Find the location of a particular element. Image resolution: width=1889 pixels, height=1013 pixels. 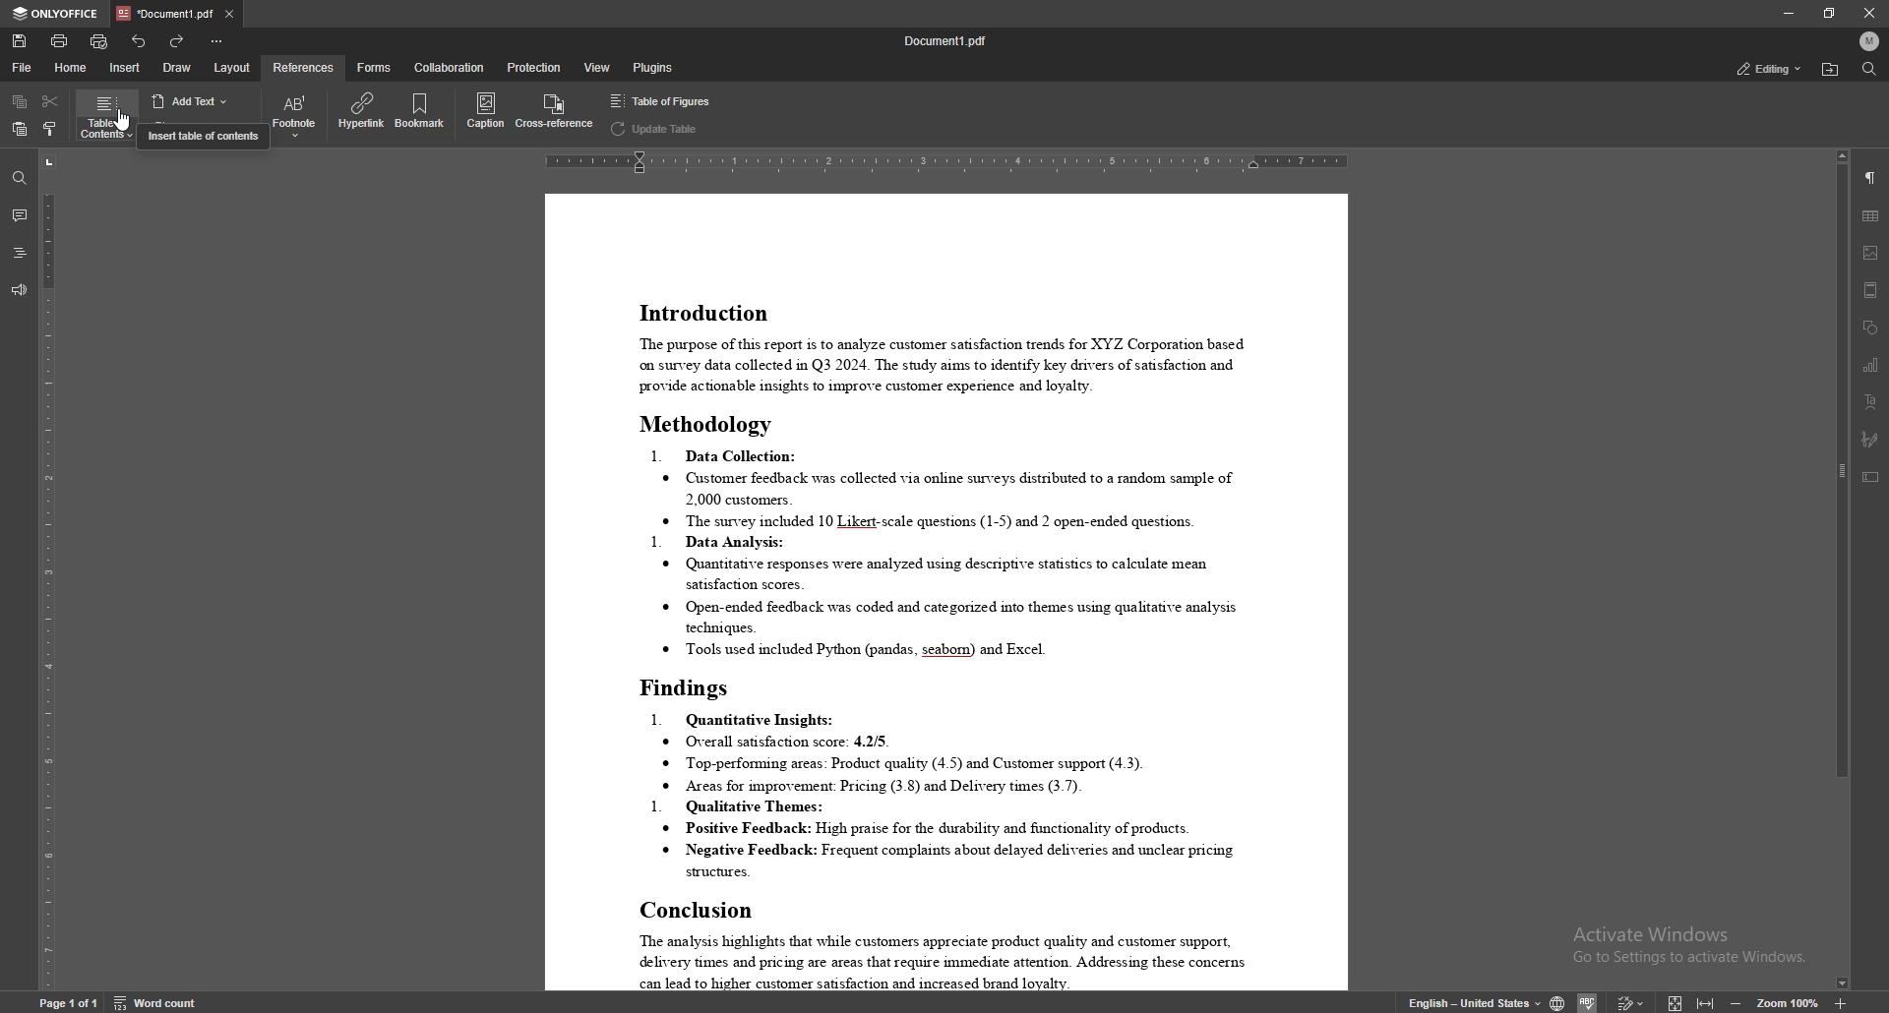

zoom is located at coordinates (1795, 1001).